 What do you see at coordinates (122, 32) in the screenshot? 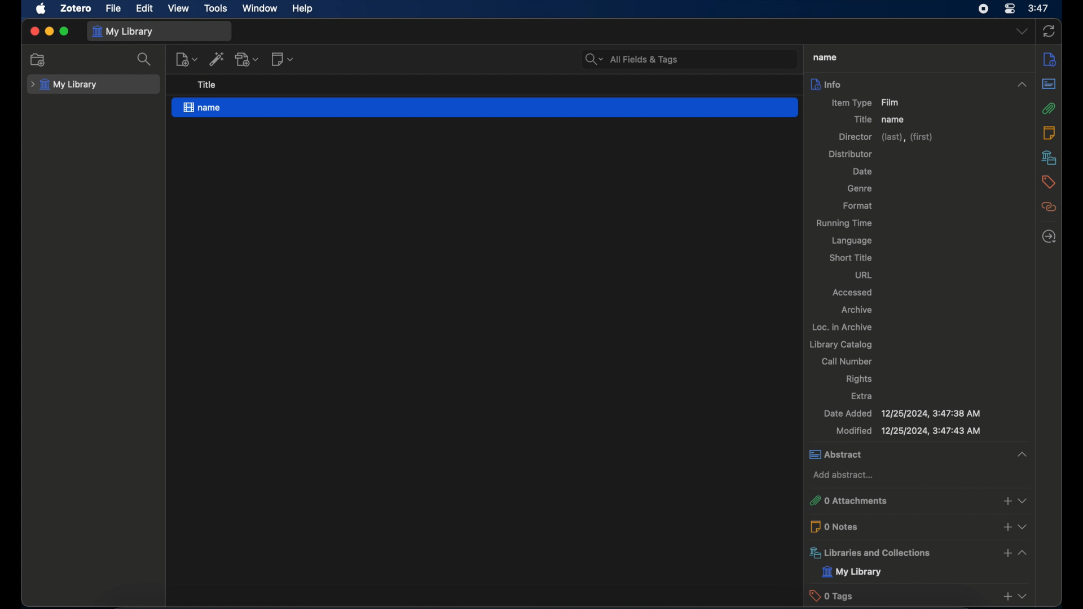
I see `my library` at bounding box center [122, 32].